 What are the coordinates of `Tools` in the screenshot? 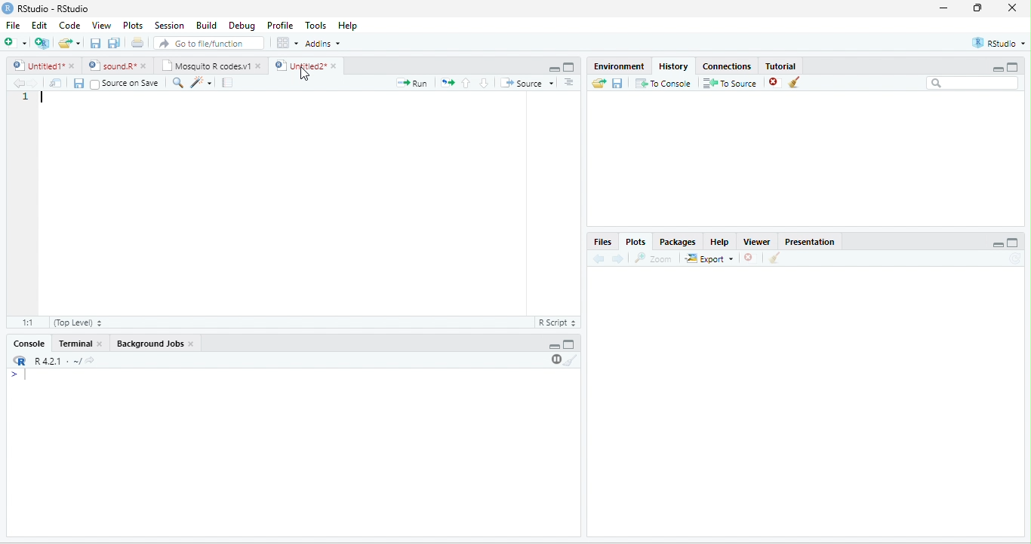 It's located at (317, 26).